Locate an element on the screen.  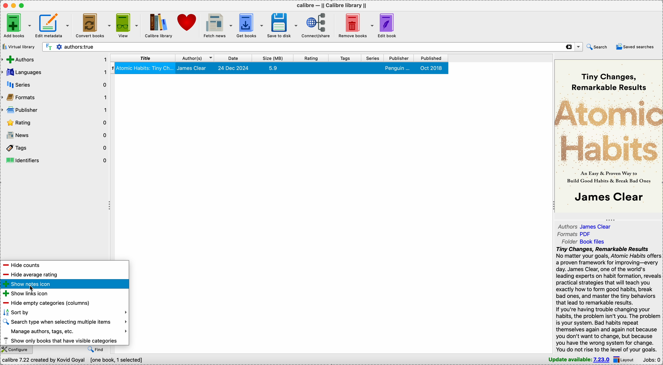
toggle expand/contract is located at coordinates (553, 205).